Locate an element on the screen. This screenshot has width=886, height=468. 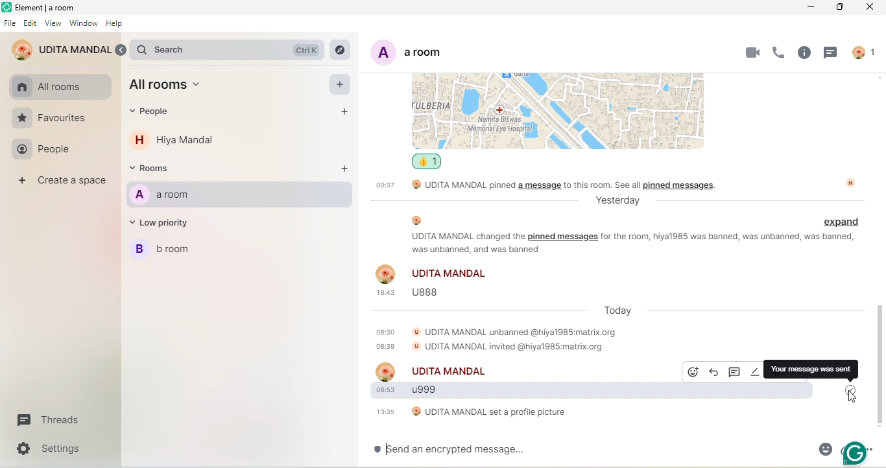
Chat is located at coordinates (737, 372).